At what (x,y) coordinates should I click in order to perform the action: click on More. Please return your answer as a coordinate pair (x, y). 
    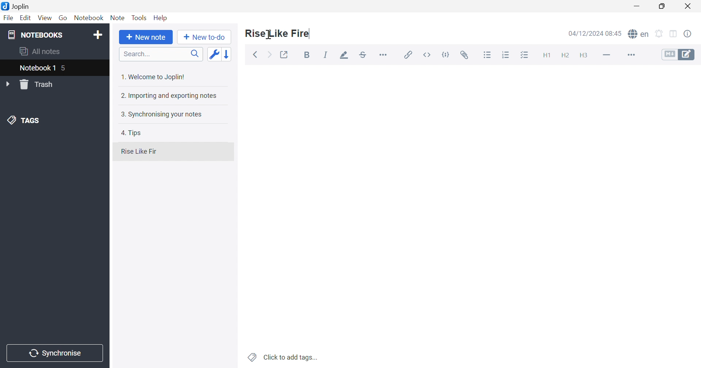
    Looking at the image, I should click on (631, 55).